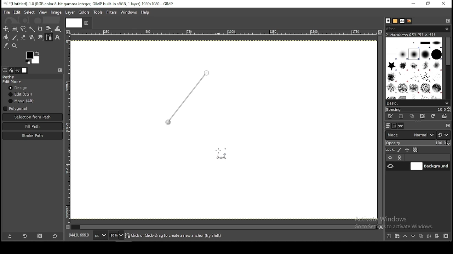 The image size is (453, 254). I want to click on mouse pointer, so click(218, 152).